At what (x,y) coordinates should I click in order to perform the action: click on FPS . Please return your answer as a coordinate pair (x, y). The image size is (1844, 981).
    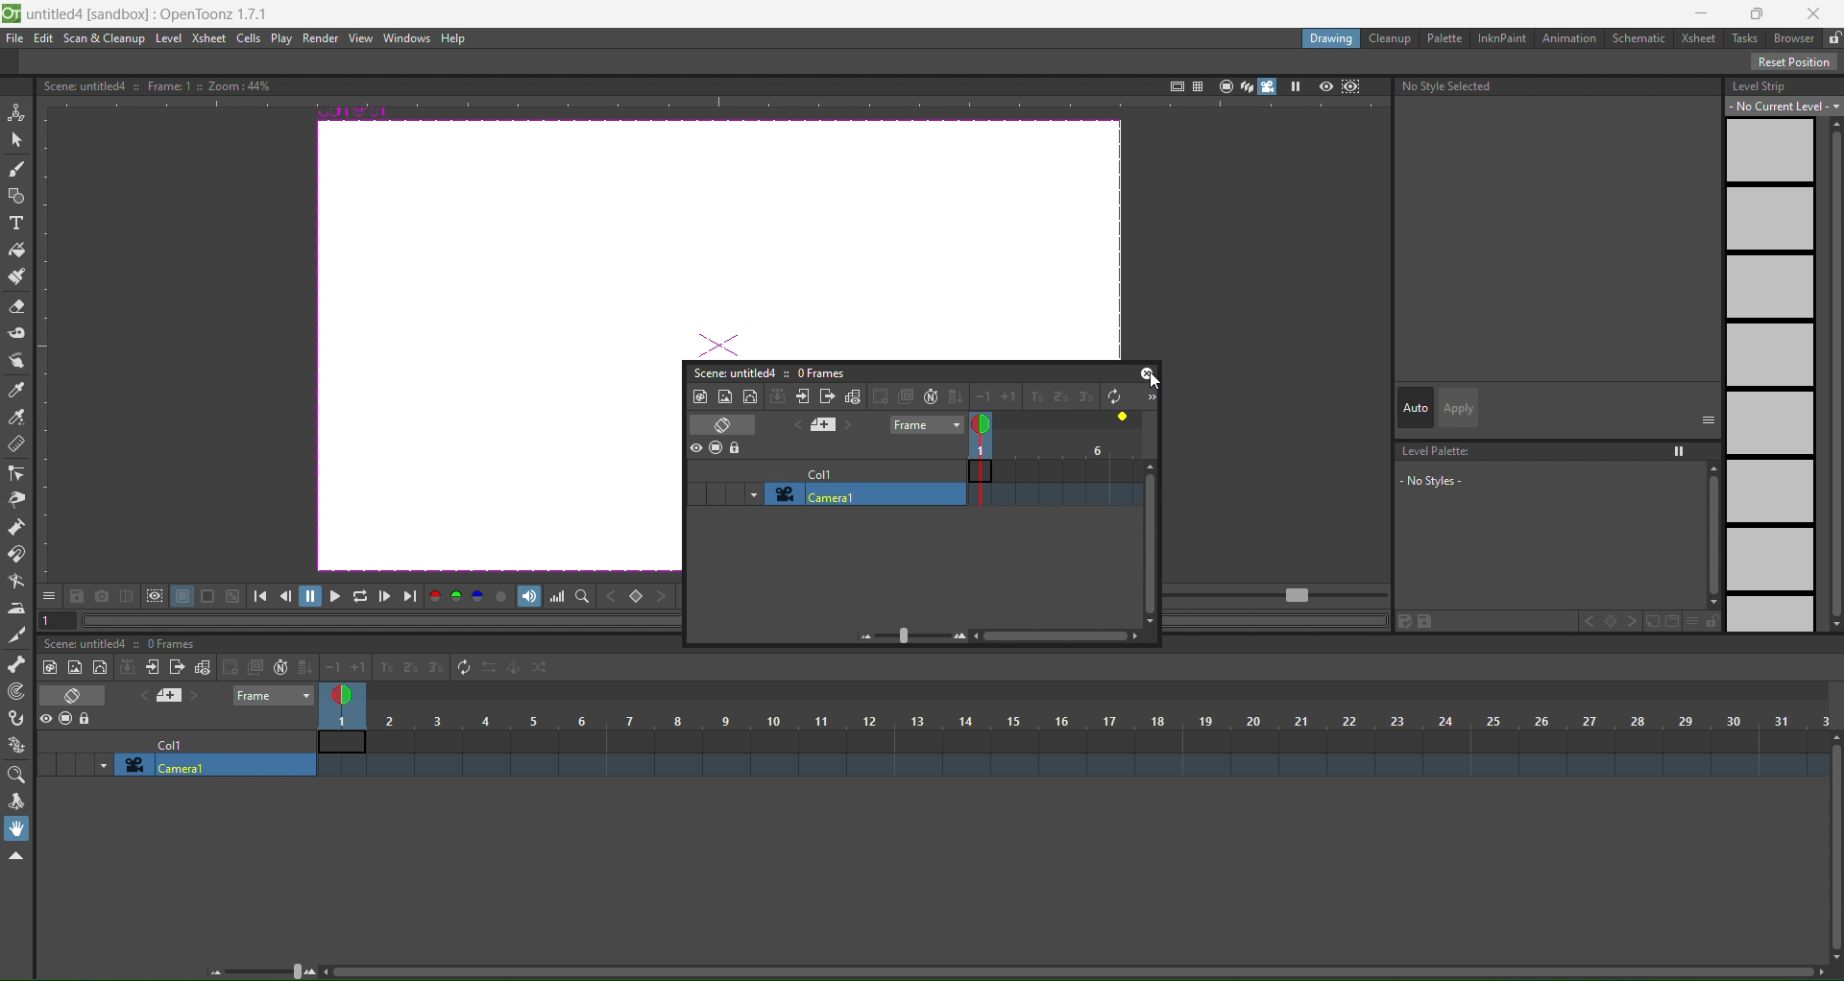
    Looking at the image, I should click on (1278, 596).